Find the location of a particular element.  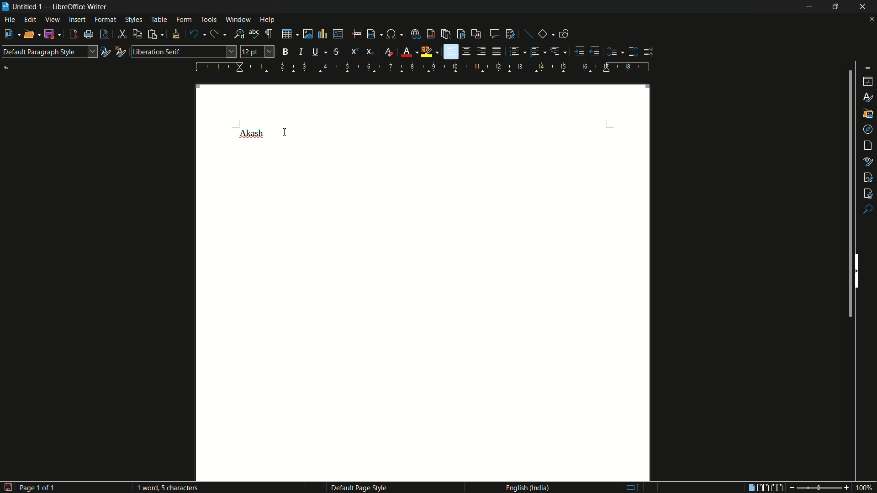

insert text box is located at coordinates (338, 34).